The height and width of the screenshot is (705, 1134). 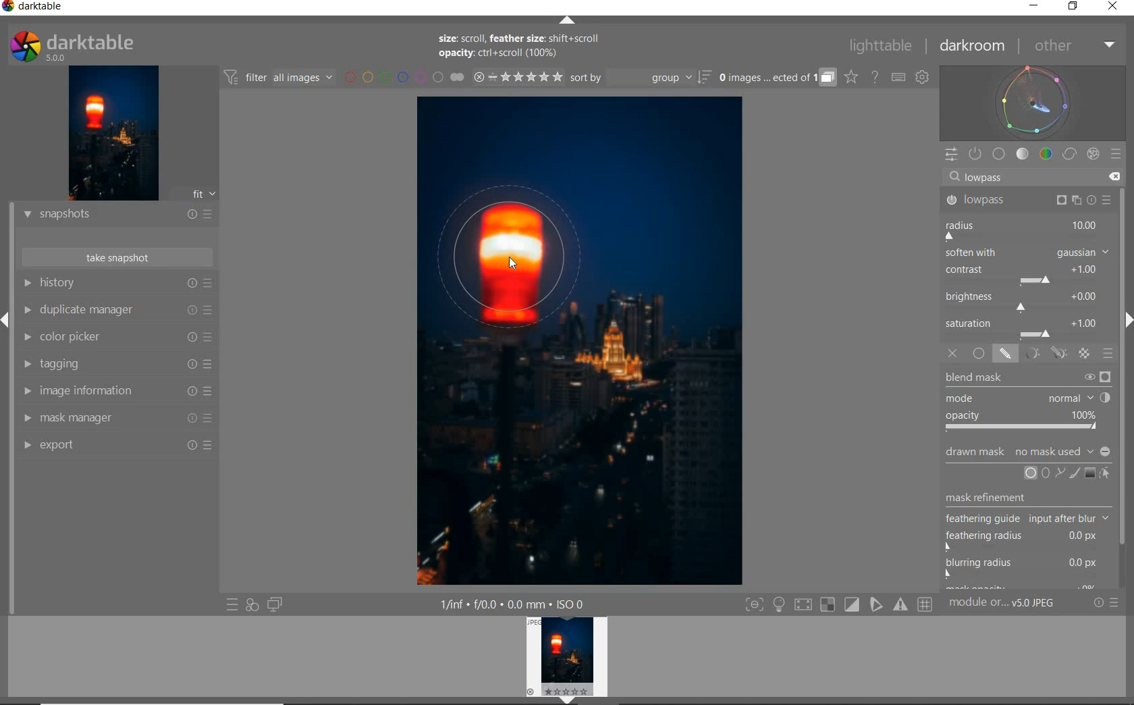 I want to click on COLOR PICKER, so click(x=118, y=338).